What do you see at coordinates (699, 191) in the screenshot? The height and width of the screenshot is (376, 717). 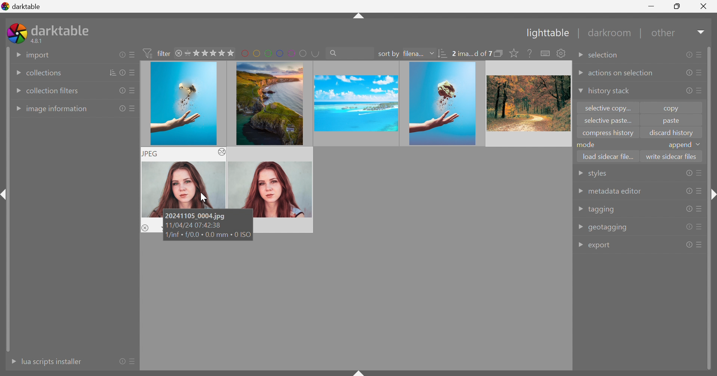 I see `presets` at bounding box center [699, 191].